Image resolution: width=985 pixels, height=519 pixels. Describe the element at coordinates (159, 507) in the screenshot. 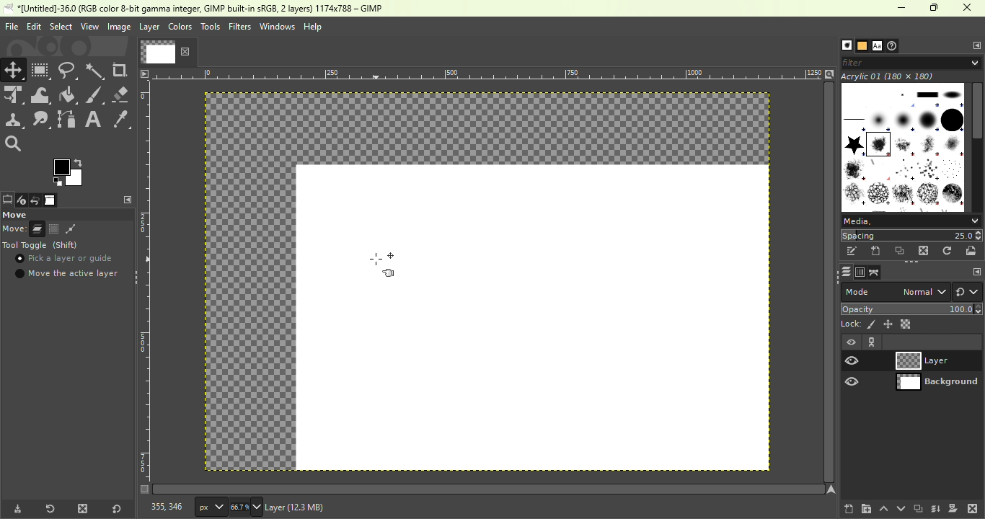

I see `355346` at that location.